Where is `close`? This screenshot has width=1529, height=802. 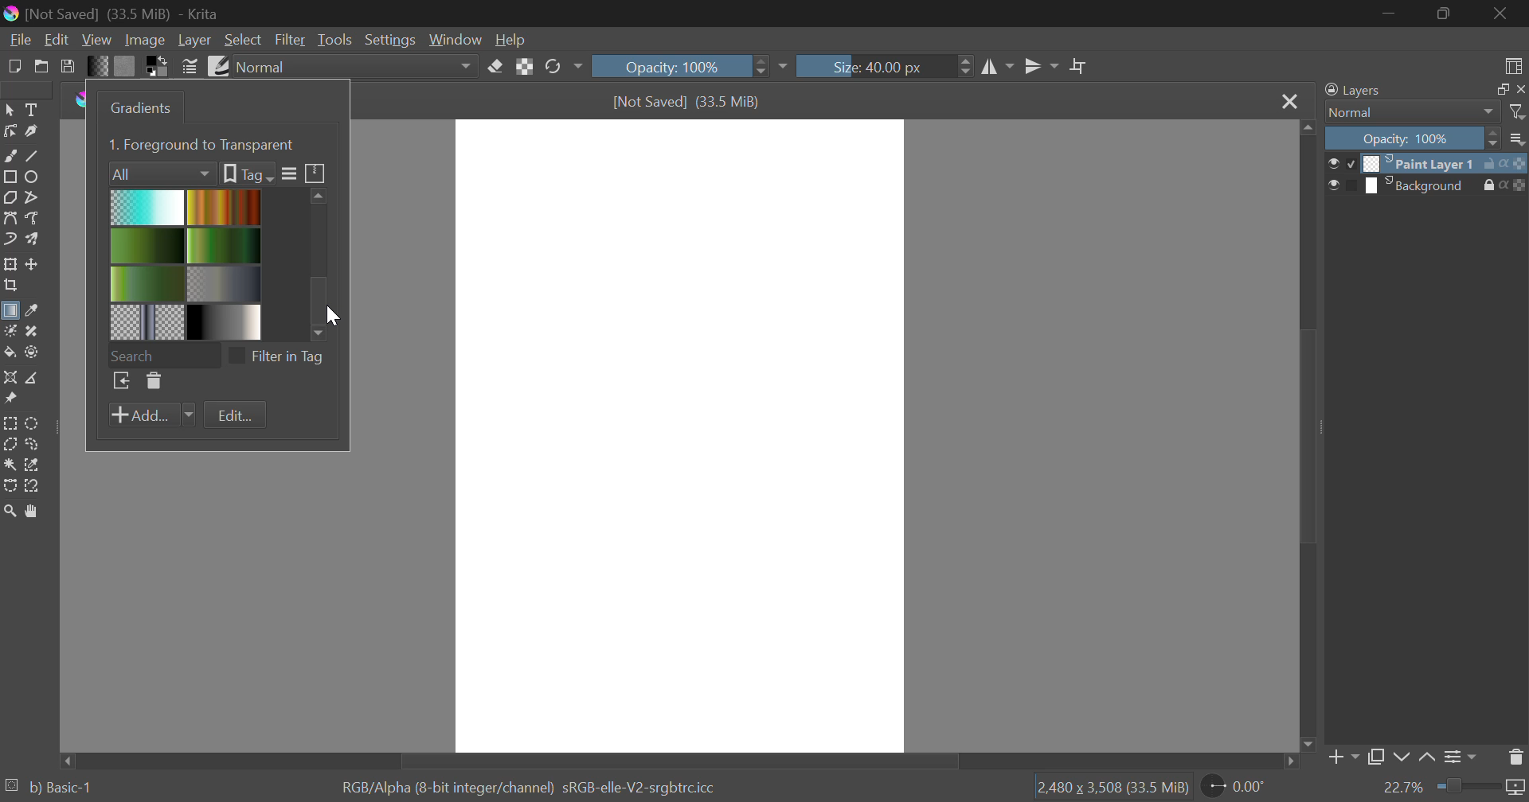
close is located at coordinates (1519, 89).